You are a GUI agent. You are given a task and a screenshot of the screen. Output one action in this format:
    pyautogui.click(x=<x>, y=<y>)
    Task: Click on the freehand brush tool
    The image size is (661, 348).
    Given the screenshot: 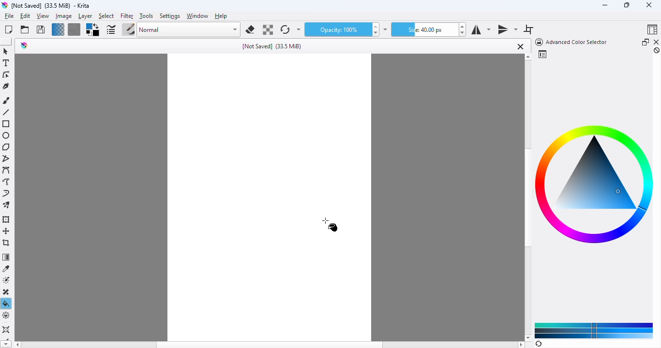 What is the action you would take?
    pyautogui.click(x=7, y=101)
    